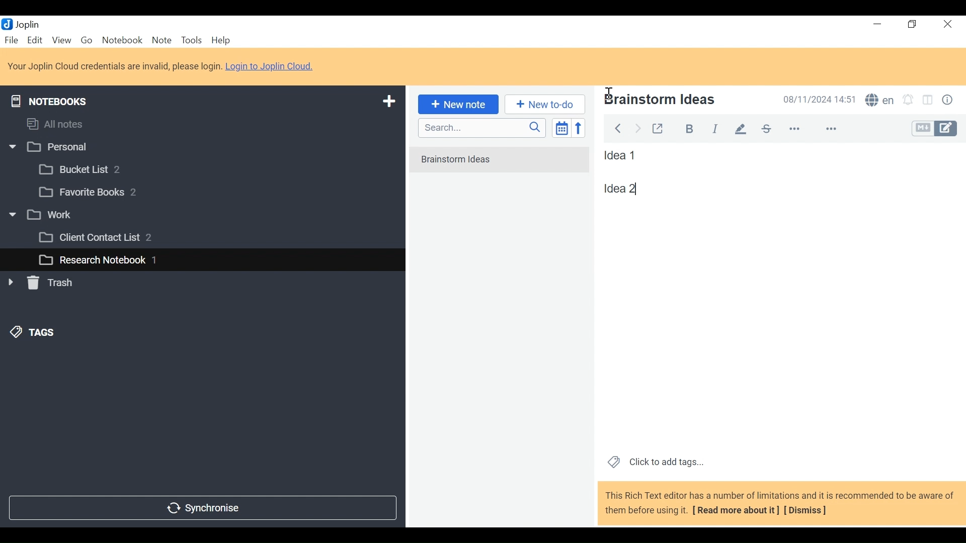 This screenshot has height=543, width=966. Describe the element at coordinates (621, 155) in the screenshot. I see `note view` at that location.